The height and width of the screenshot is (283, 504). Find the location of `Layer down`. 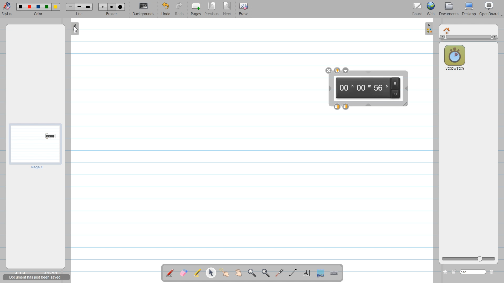

Layer down is located at coordinates (347, 106).